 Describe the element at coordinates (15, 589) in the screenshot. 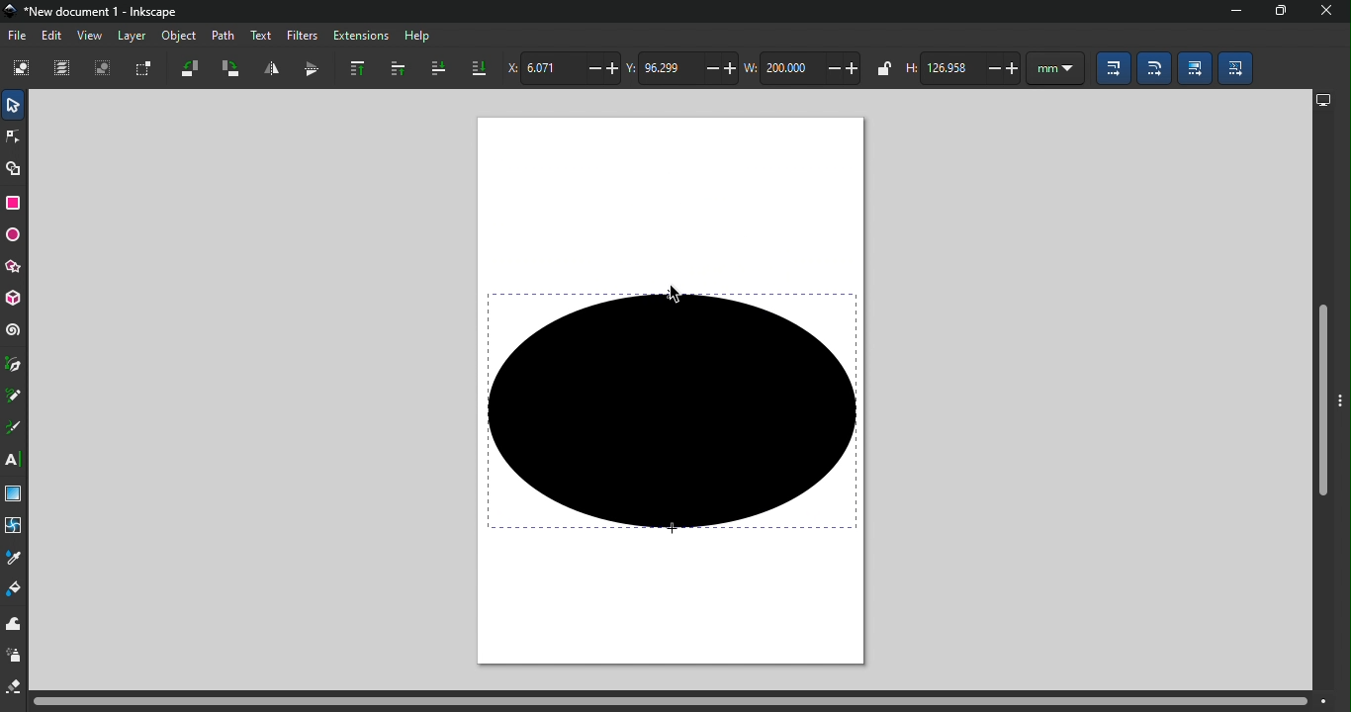

I see `Paint bucket` at that location.